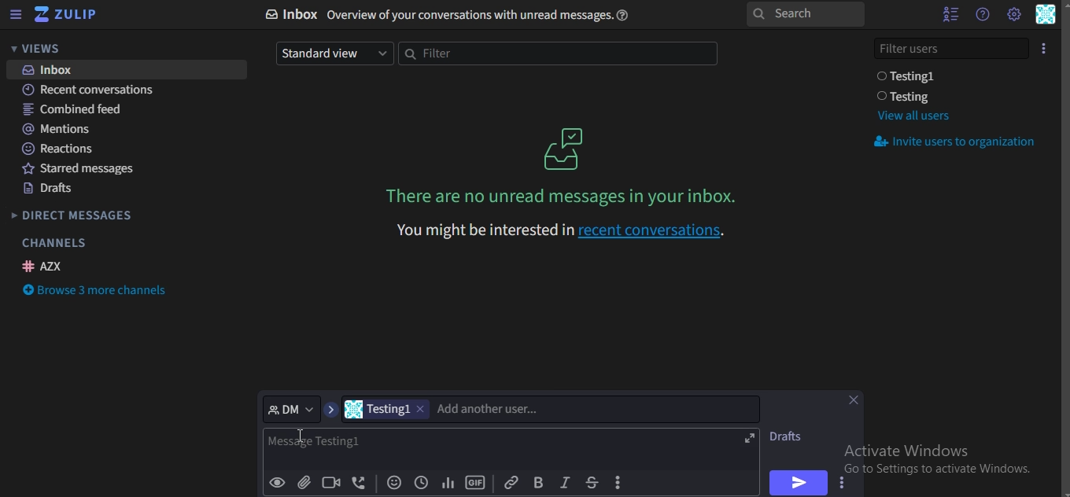 The height and width of the screenshot is (497, 1070). Describe the element at coordinates (363, 446) in the screenshot. I see `message testing1` at that location.